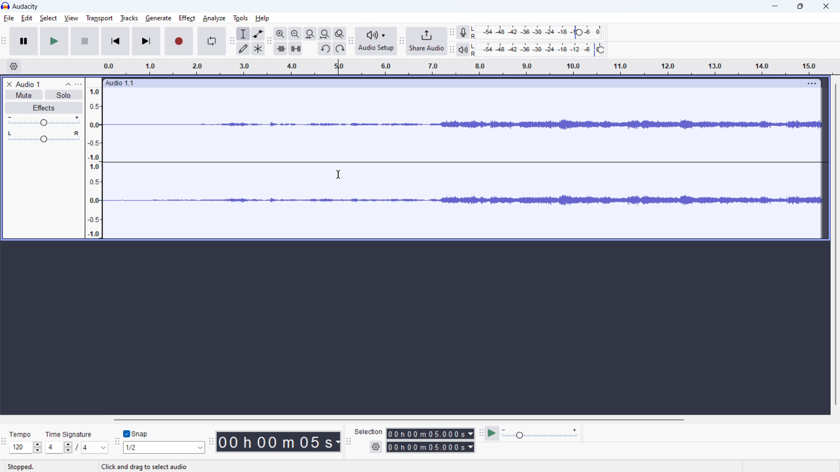  I want to click on pause, so click(85, 41).